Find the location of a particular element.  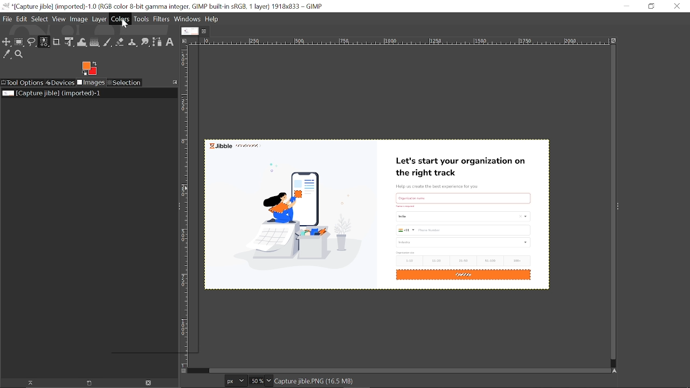

Color picker tool is located at coordinates (7, 55).